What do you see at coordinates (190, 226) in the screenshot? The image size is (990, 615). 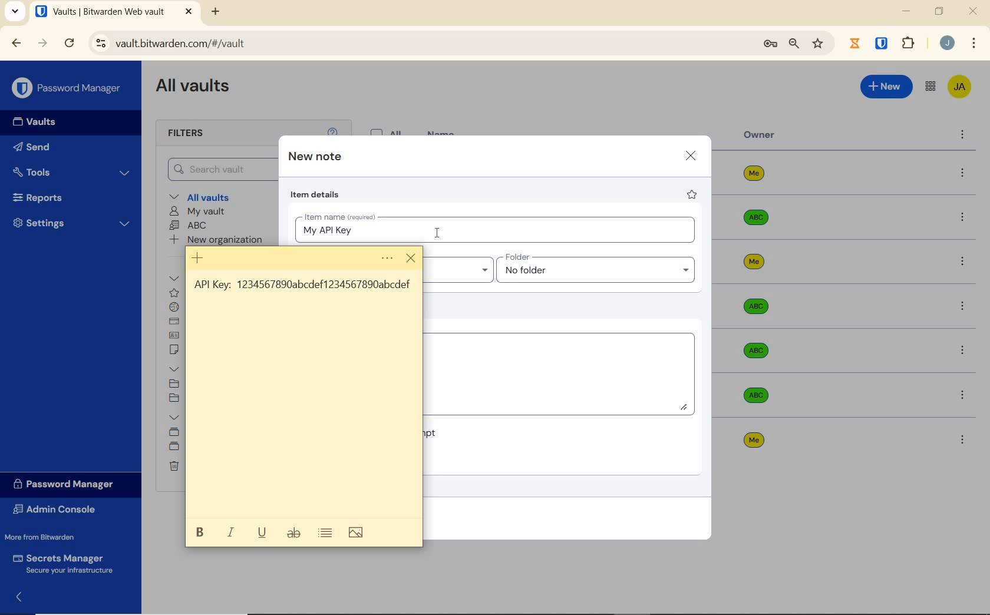 I see `ABC` at bounding box center [190, 226].